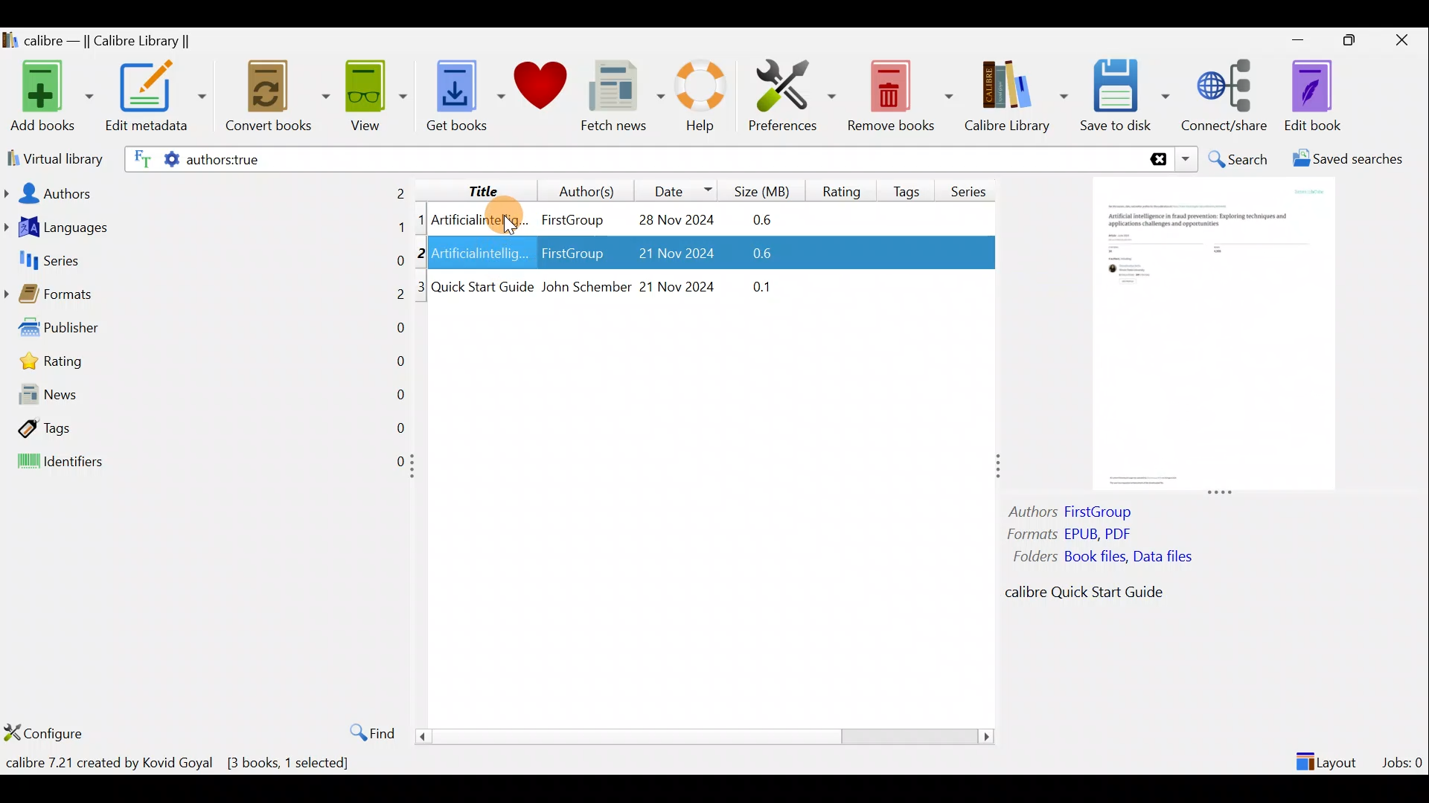  Describe the element at coordinates (1240, 159) in the screenshot. I see `Search` at that location.